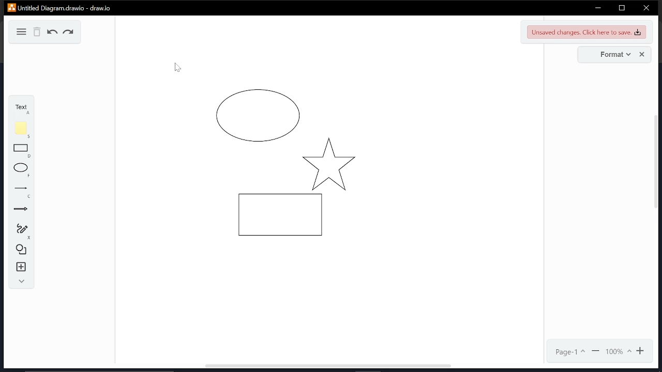  What do you see at coordinates (642, 54) in the screenshot?
I see `close` at bounding box center [642, 54].